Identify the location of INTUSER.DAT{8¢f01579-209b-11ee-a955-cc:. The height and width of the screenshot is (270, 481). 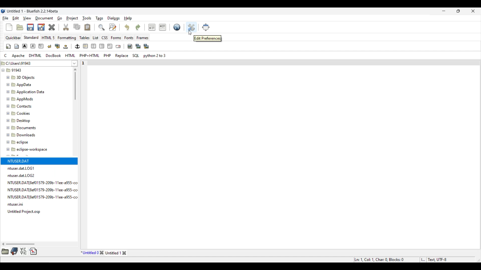
(45, 190).